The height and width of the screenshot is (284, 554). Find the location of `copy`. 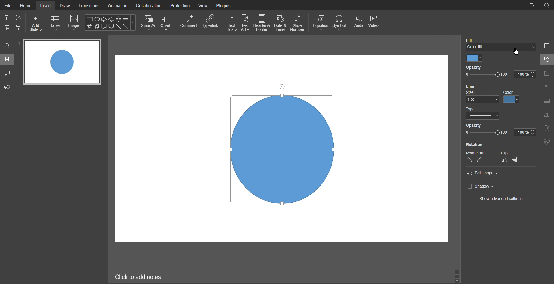

copy is located at coordinates (8, 28).